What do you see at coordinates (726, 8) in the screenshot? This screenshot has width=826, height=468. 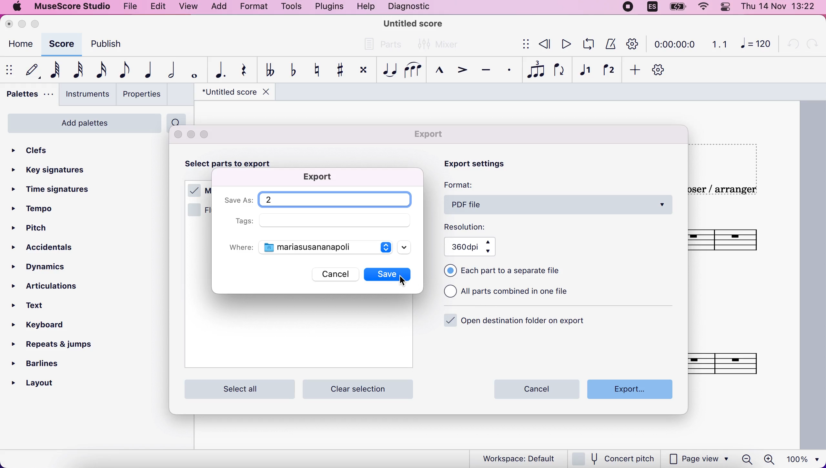 I see `panel control` at bounding box center [726, 8].